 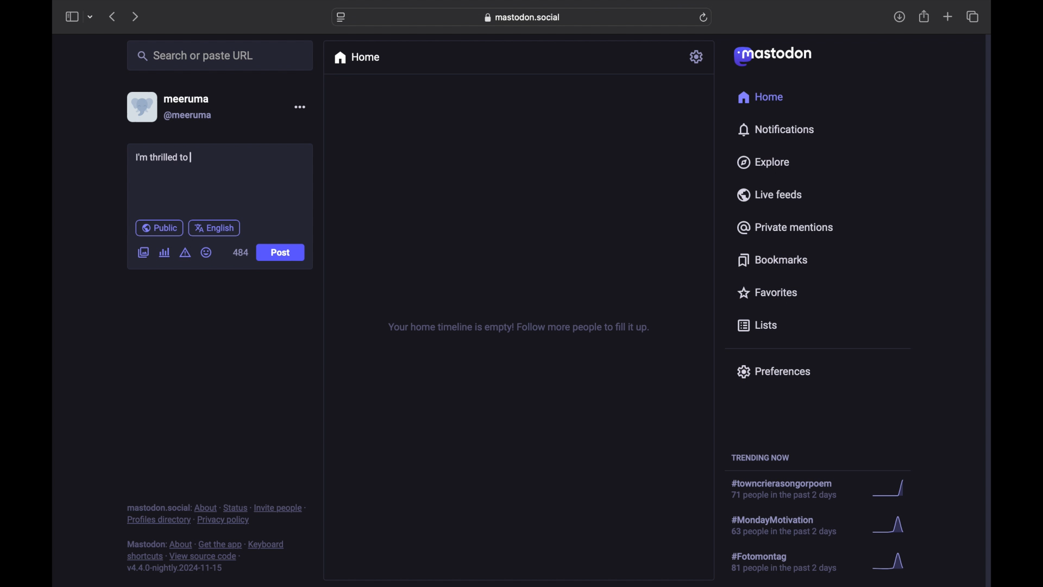 I want to click on I'm thrilled to, so click(x=164, y=158).